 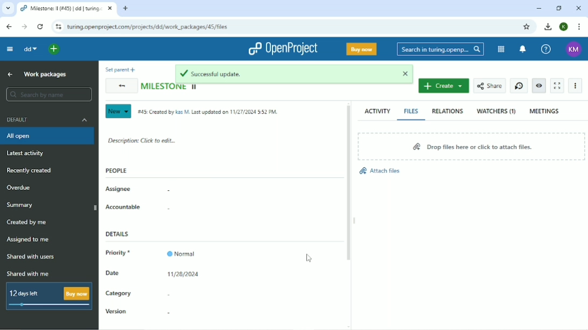 I want to click on -, so click(x=165, y=191).